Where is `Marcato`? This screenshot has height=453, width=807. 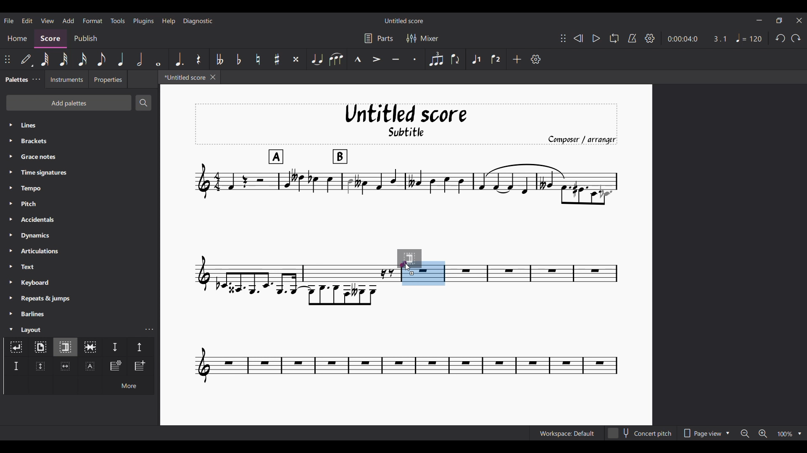
Marcato is located at coordinates (358, 59).